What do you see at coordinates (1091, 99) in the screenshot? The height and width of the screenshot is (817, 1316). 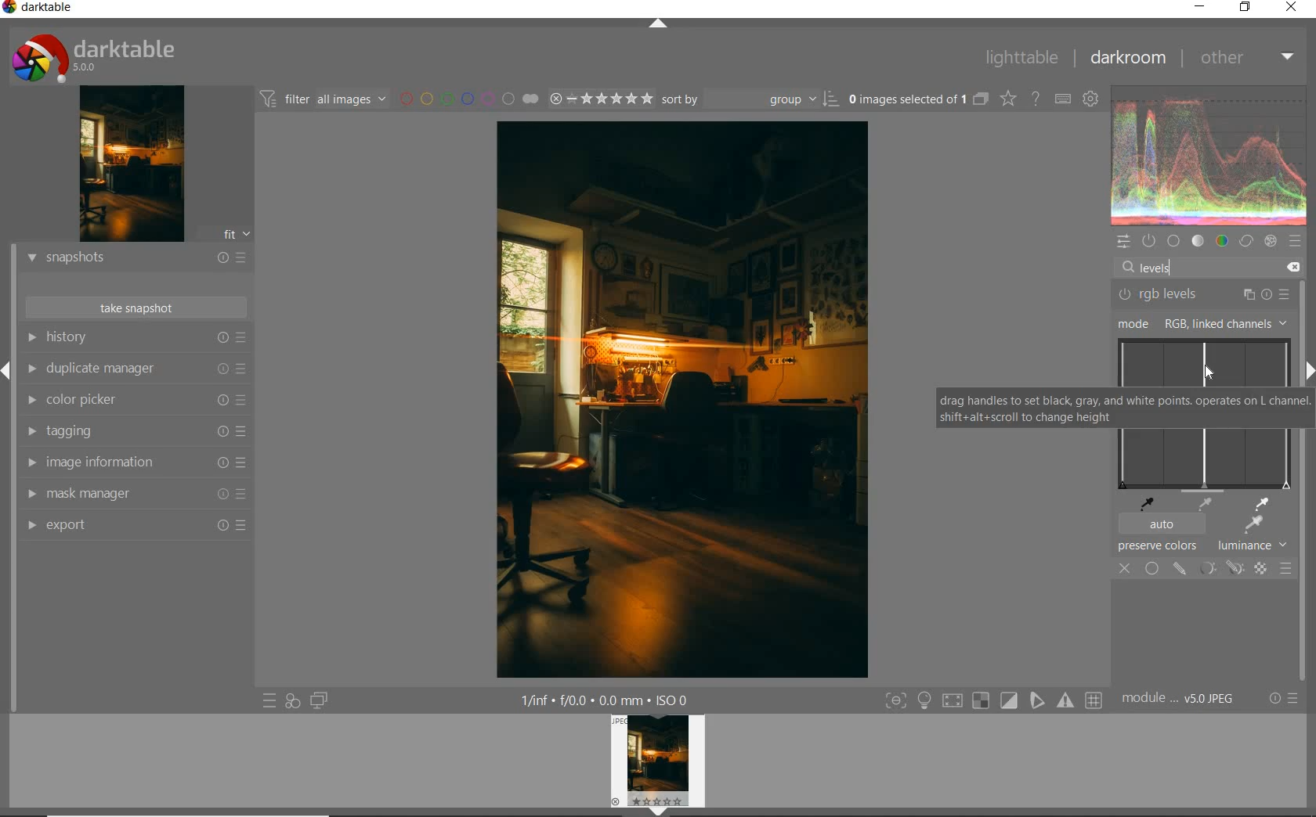 I see `show global preferences` at bounding box center [1091, 99].